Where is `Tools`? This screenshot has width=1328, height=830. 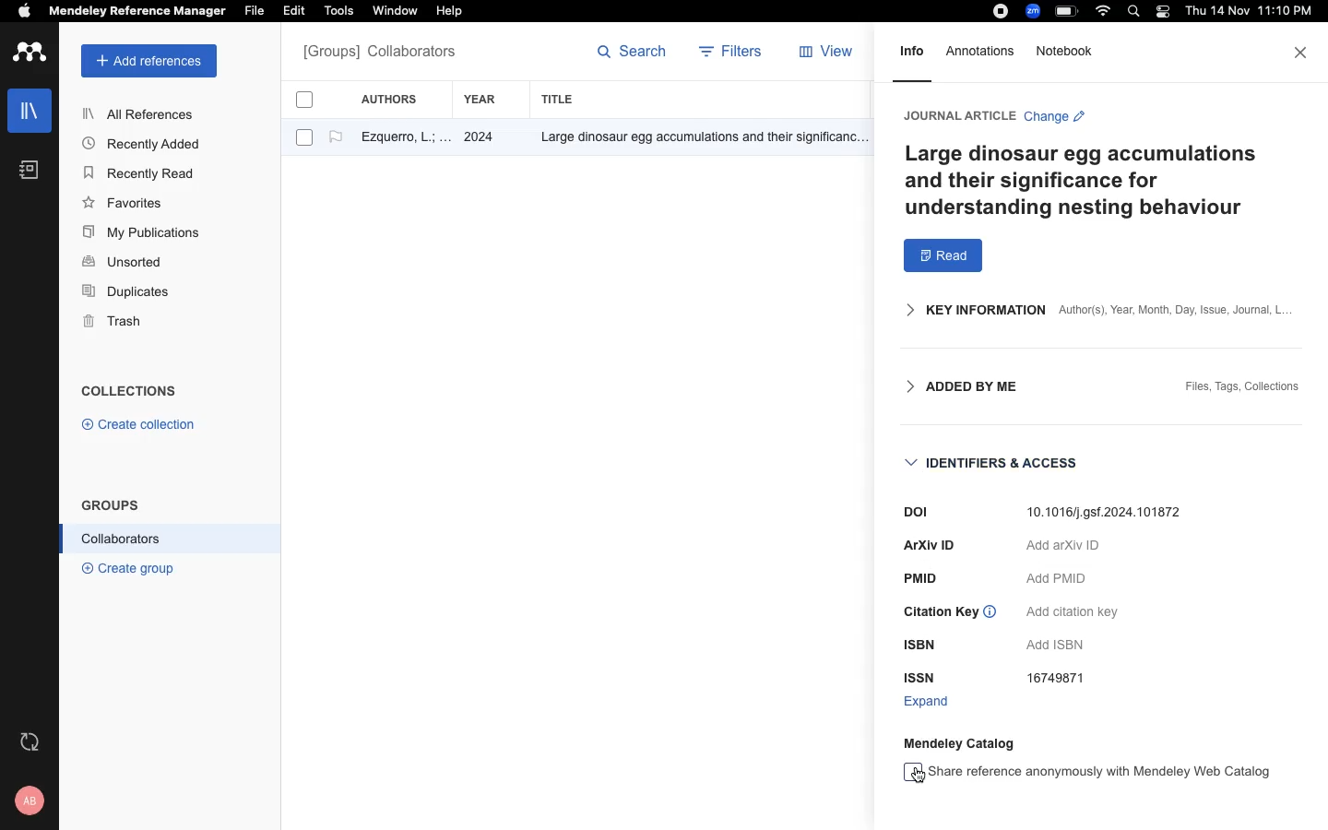 Tools is located at coordinates (338, 12).